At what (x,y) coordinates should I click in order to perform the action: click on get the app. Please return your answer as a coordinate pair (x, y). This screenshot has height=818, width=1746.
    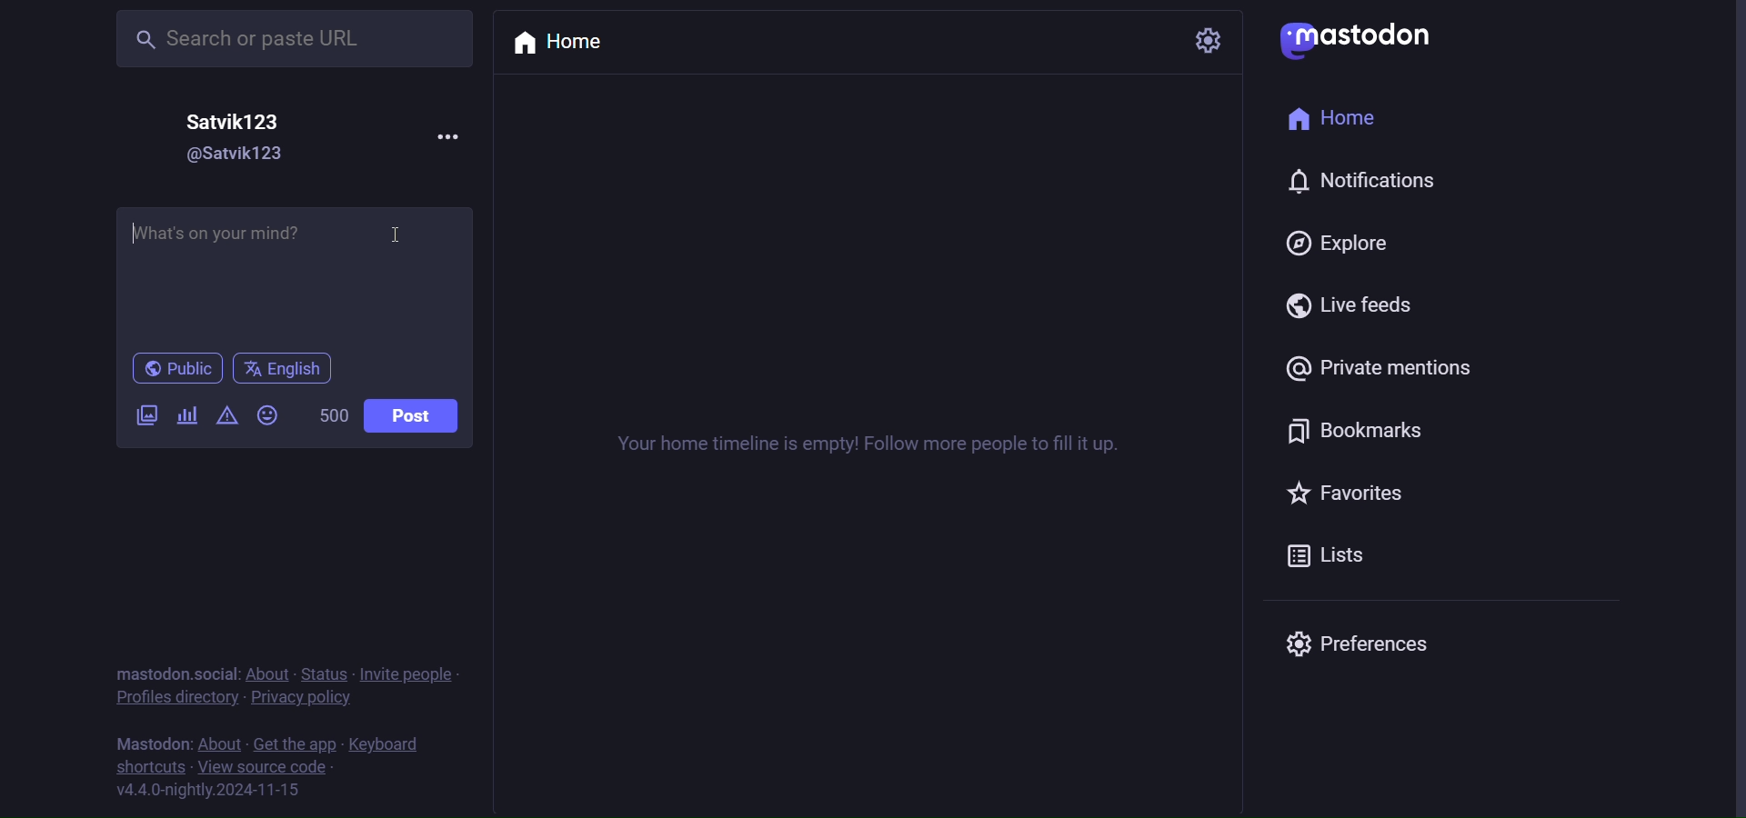
    Looking at the image, I should click on (294, 744).